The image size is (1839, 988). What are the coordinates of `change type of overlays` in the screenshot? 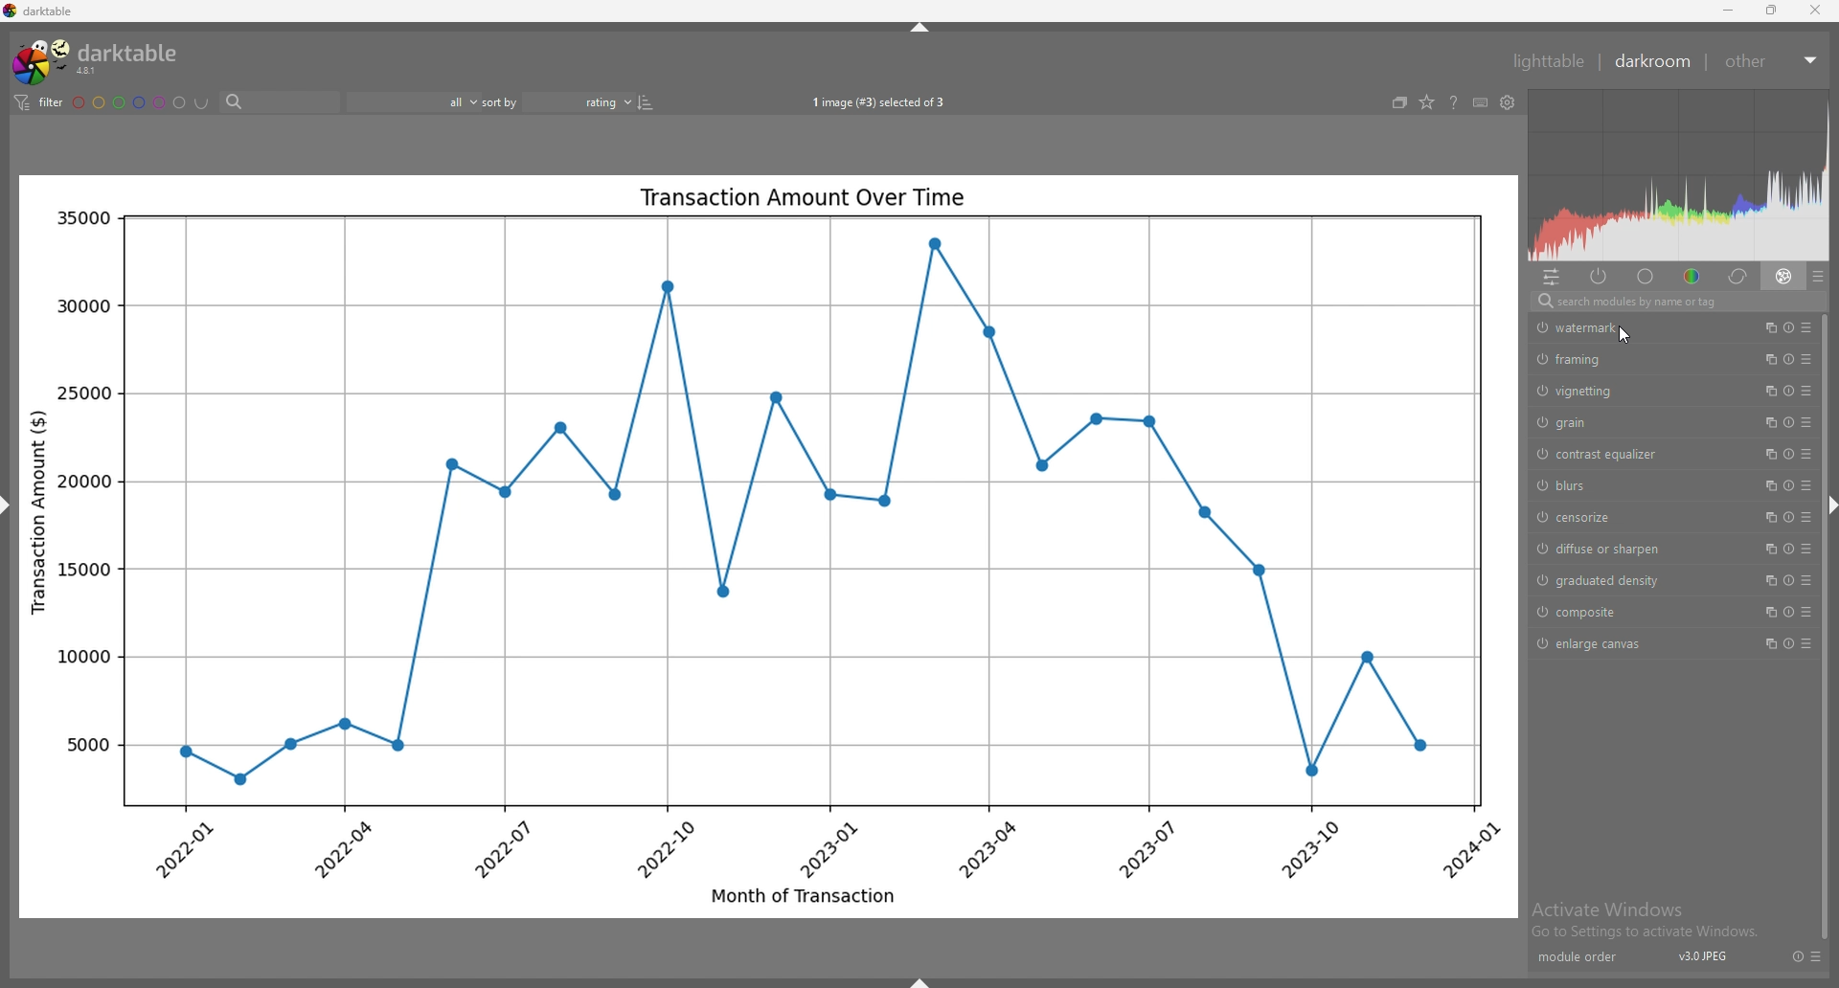 It's located at (1428, 103).